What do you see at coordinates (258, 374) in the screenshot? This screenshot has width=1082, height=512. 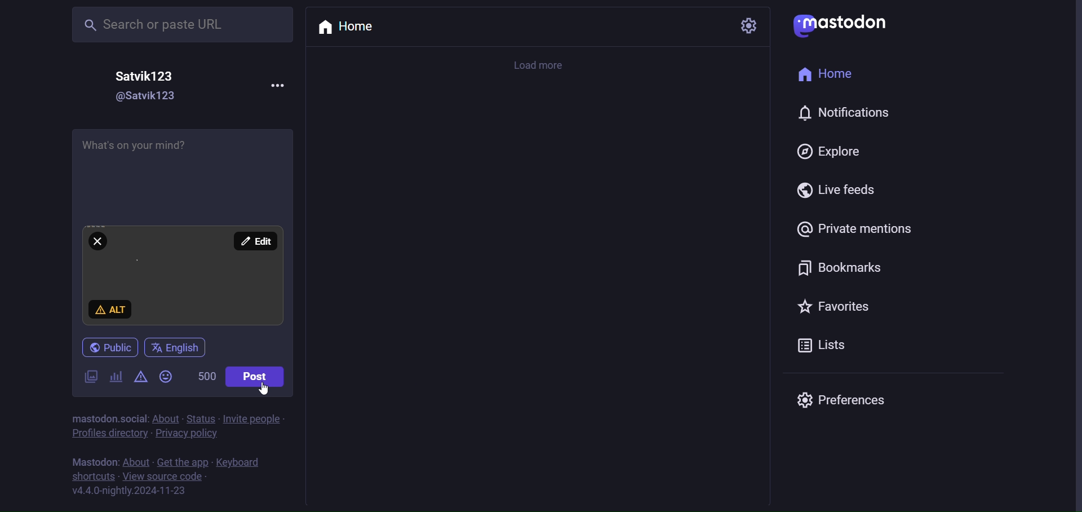 I see `post` at bounding box center [258, 374].